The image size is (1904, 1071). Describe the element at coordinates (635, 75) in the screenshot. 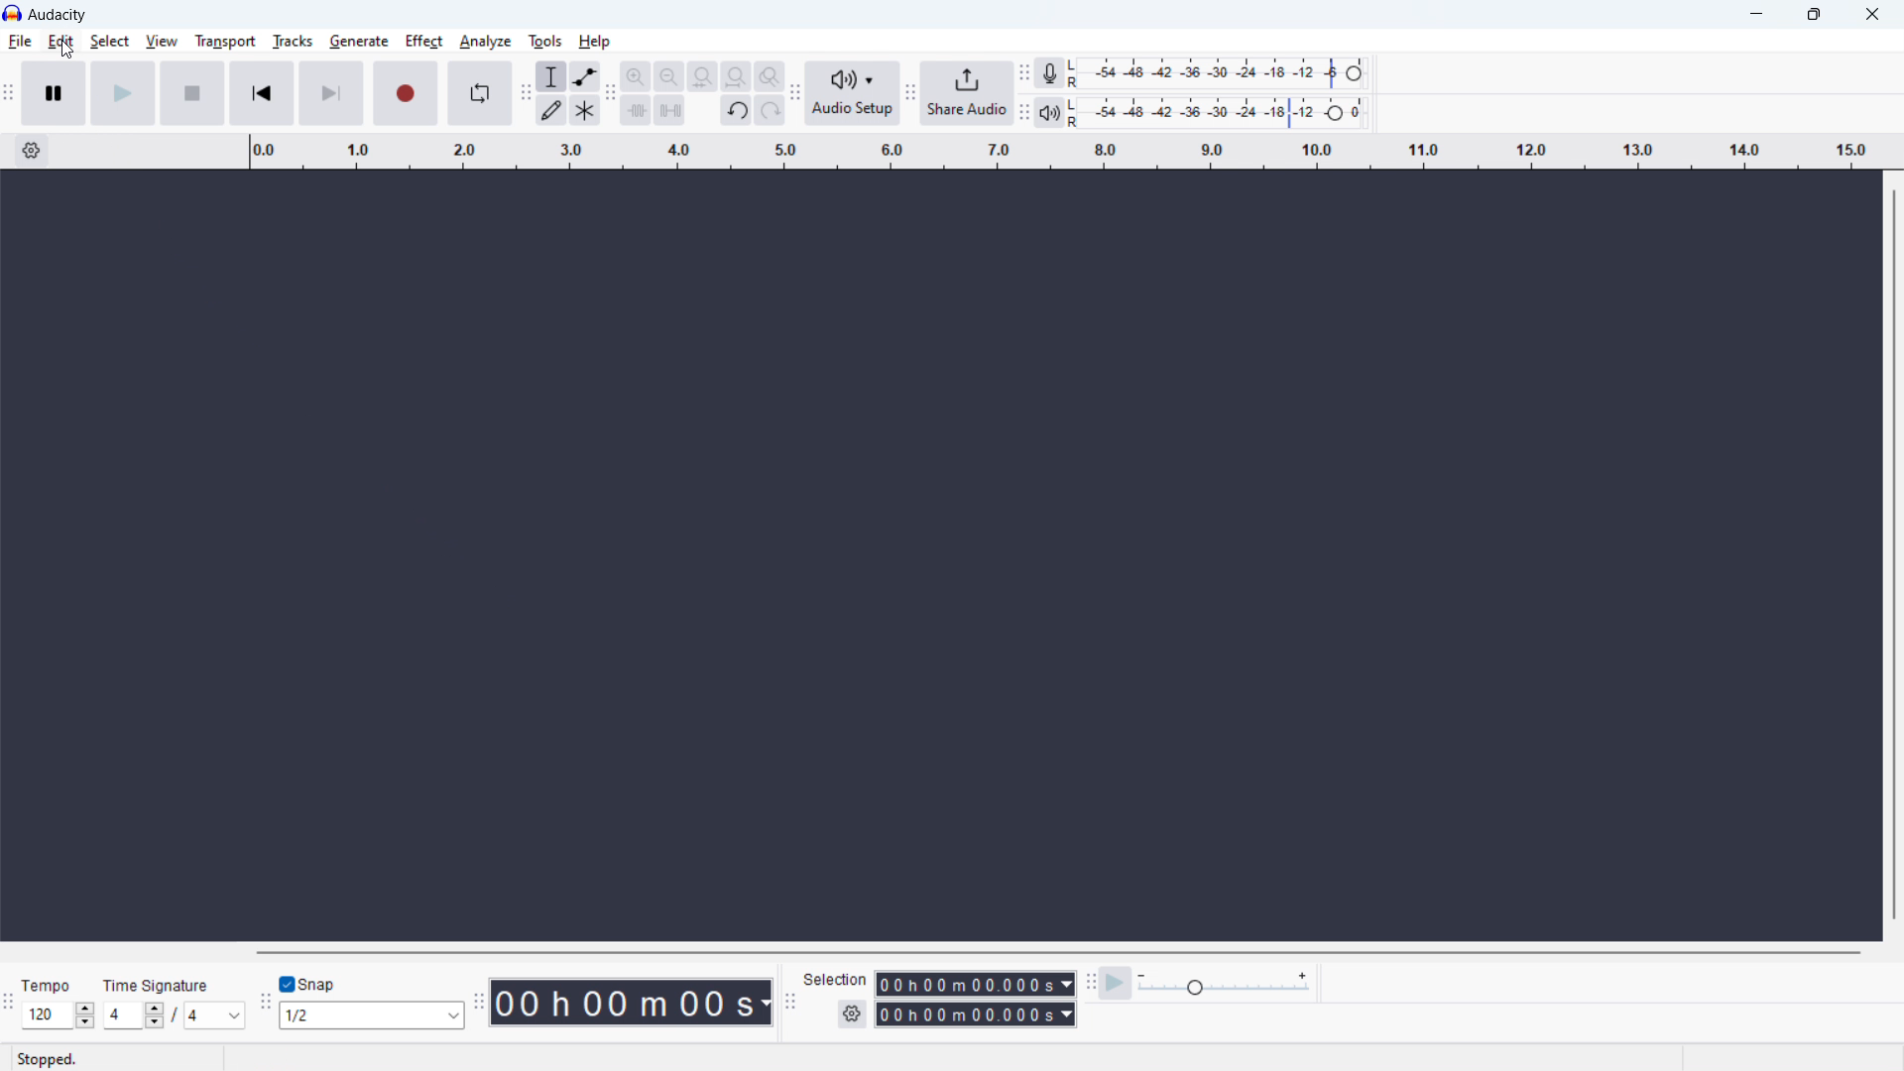

I see `zoom in` at that location.